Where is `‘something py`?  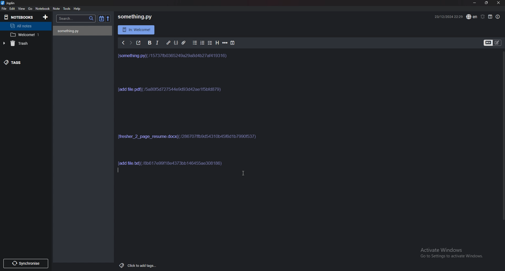
‘something py is located at coordinates (70, 31).